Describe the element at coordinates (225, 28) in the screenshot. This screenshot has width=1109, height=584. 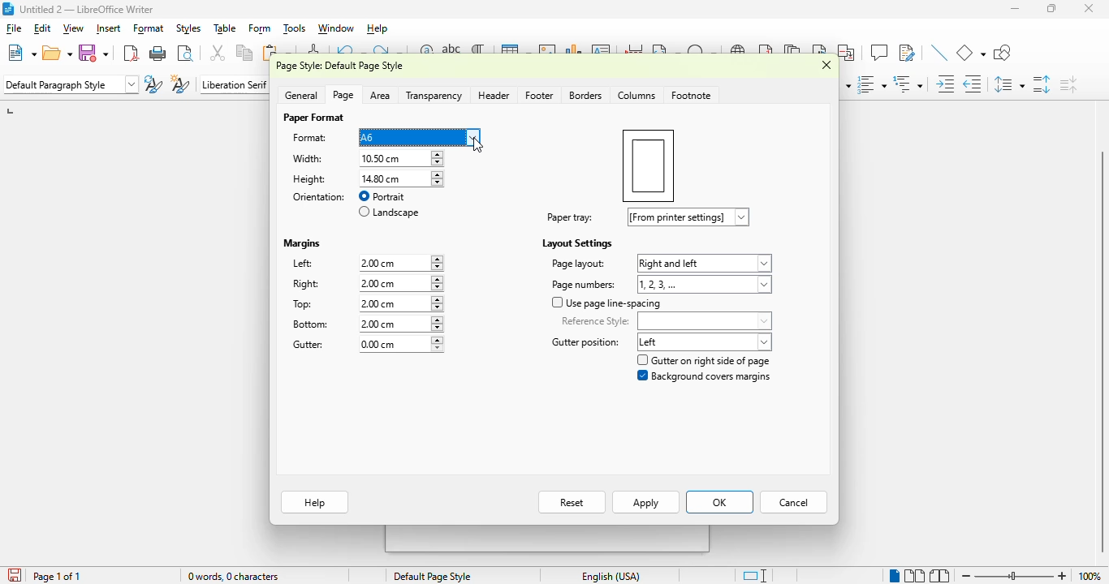
I see `table` at that location.